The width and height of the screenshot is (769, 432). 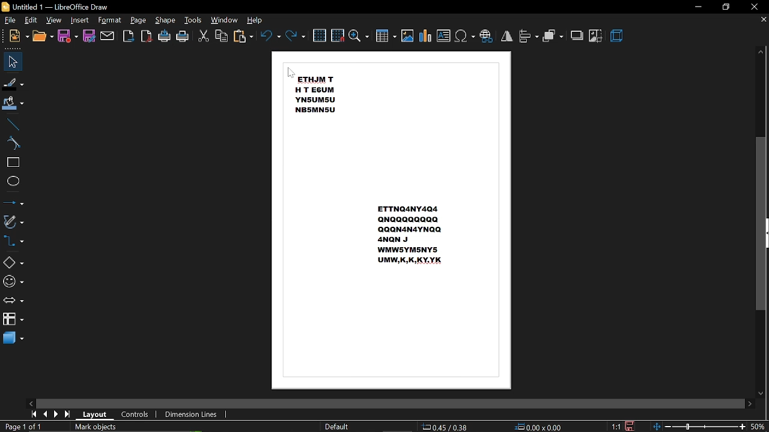 What do you see at coordinates (13, 281) in the screenshot?
I see `symbol shapes` at bounding box center [13, 281].